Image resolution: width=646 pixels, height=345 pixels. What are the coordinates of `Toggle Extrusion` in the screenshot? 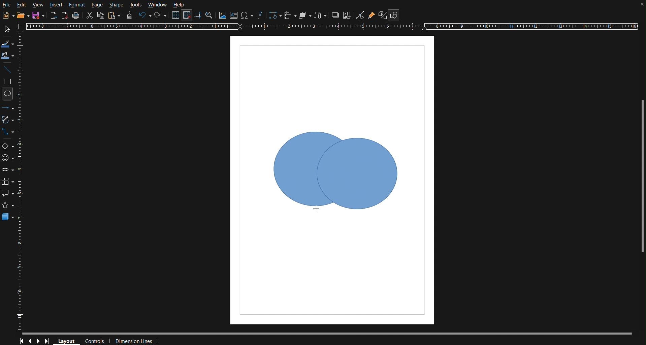 It's located at (382, 15).